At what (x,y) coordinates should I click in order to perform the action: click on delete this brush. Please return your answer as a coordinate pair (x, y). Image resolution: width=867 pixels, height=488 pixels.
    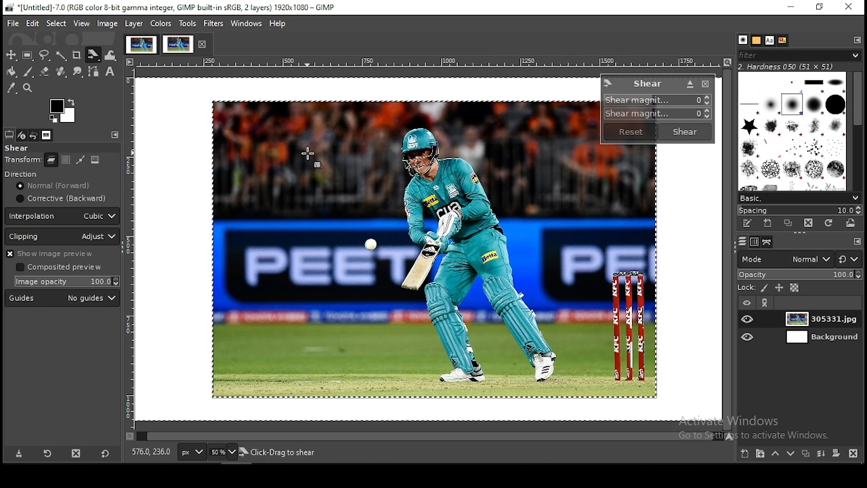
    Looking at the image, I should click on (808, 223).